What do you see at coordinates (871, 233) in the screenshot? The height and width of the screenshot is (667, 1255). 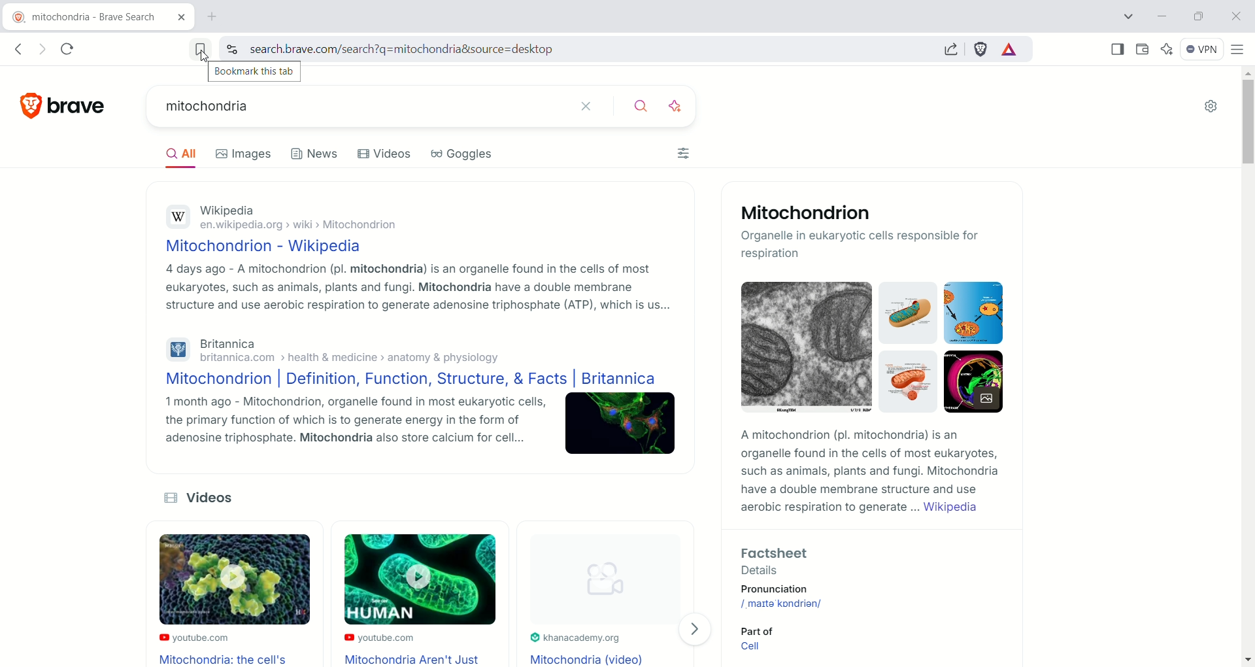 I see `Mitochondrion -Organelle in eukaryotic cells responsible for respiration` at bounding box center [871, 233].